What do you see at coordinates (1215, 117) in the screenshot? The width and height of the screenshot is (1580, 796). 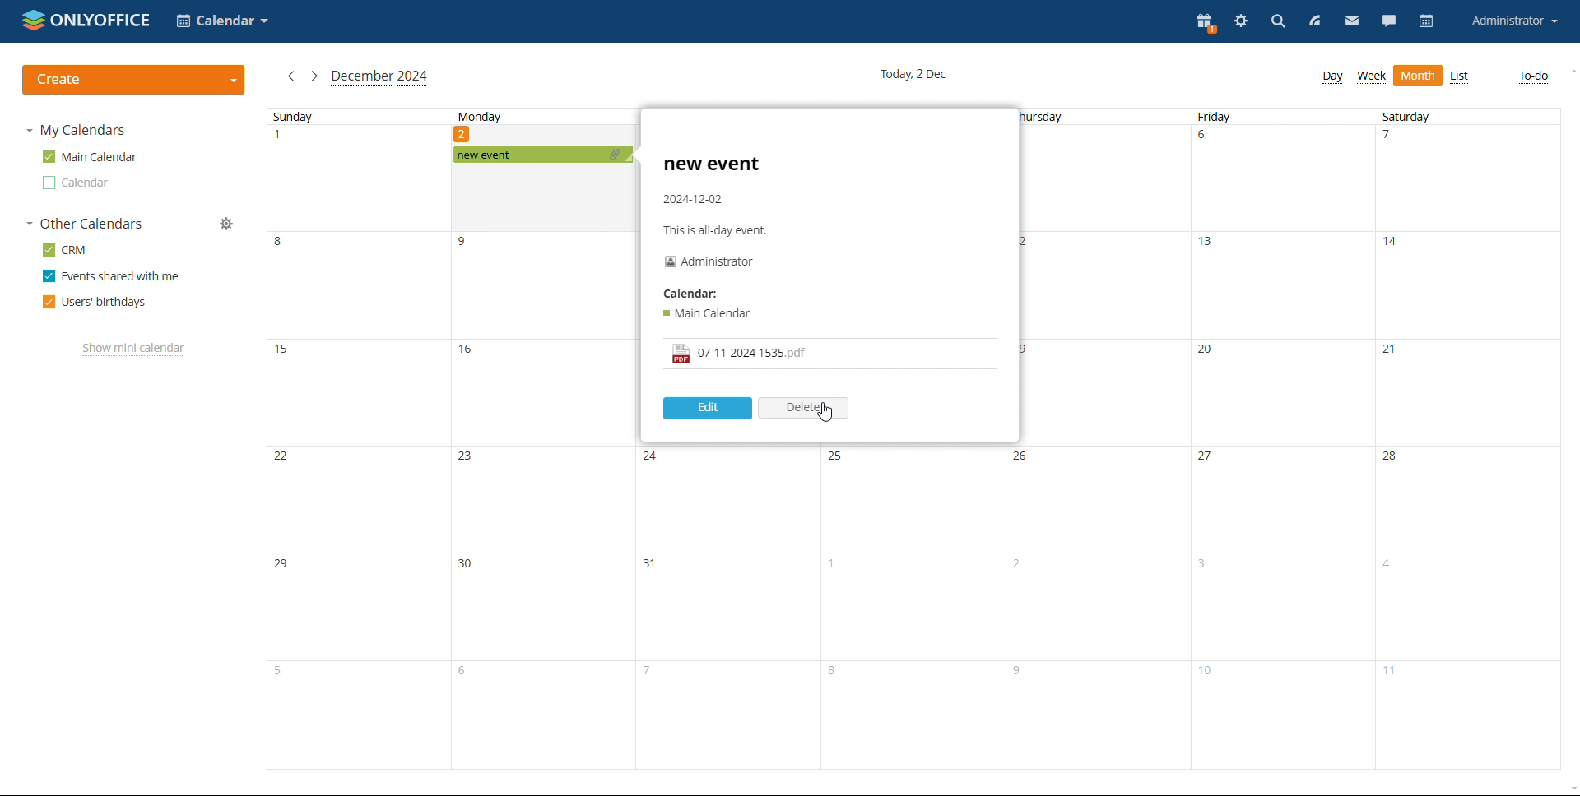 I see `Friday` at bounding box center [1215, 117].